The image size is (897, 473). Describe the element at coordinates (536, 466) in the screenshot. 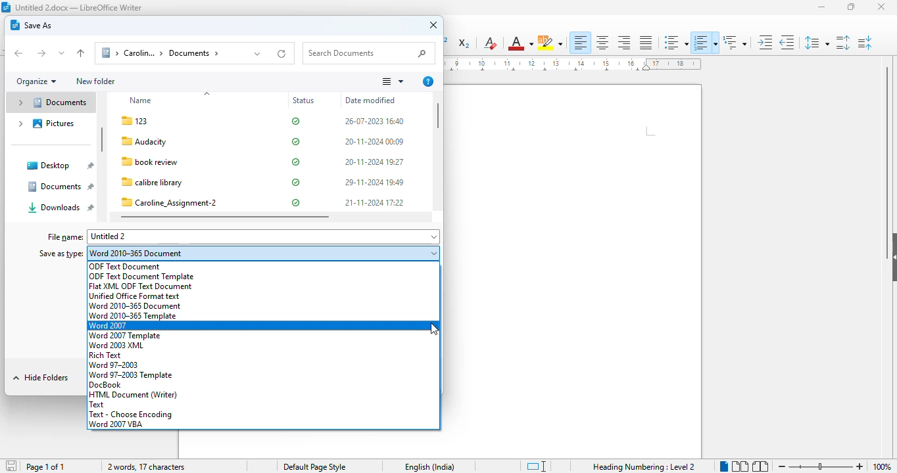

I see `standard selection` at that location.